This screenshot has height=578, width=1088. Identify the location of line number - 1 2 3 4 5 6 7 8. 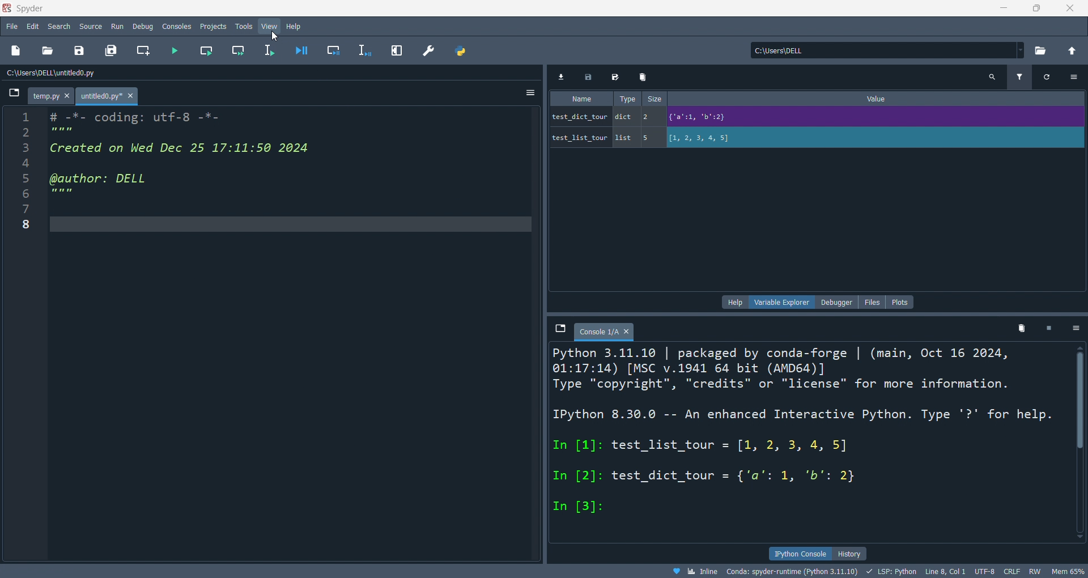
(25, 335).